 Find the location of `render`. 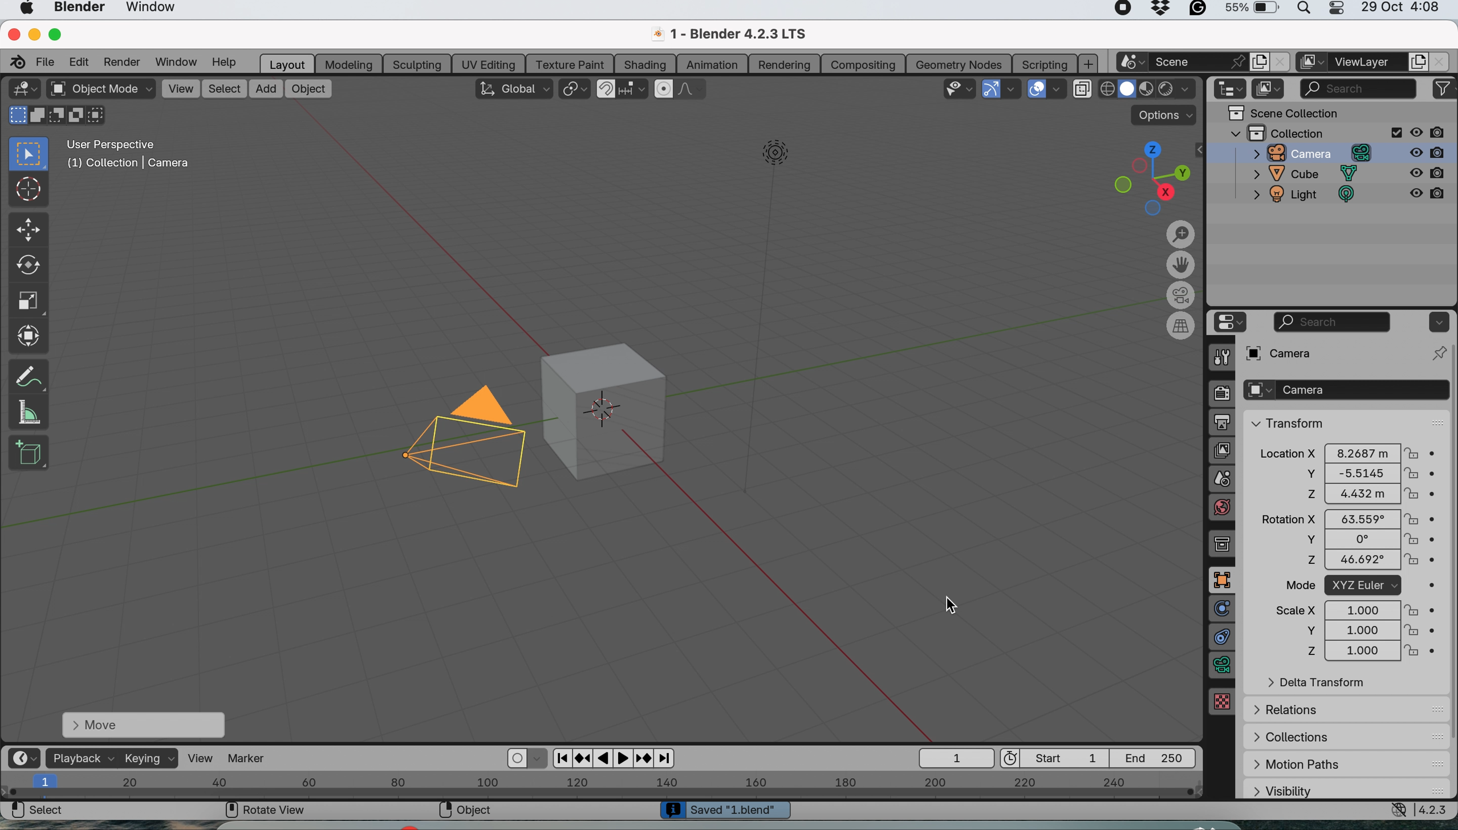

render is located at coordinates (1223, 395).